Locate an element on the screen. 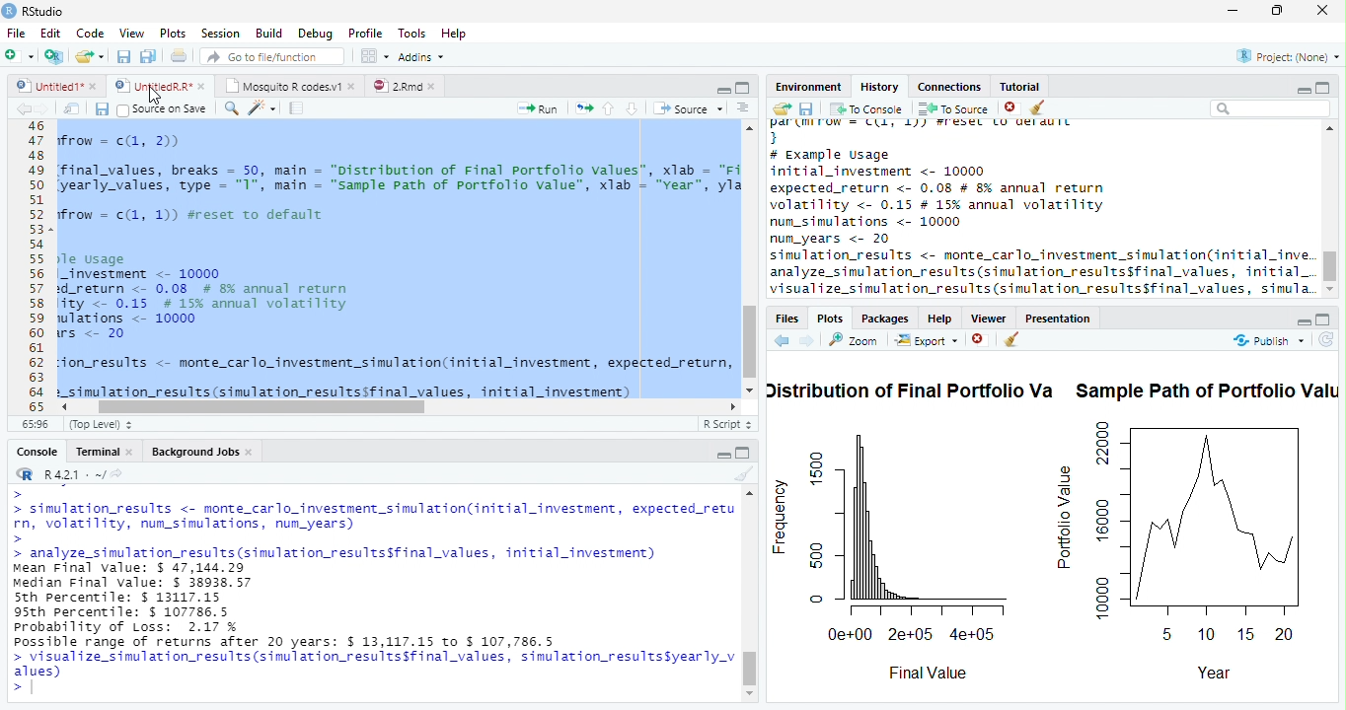 The image size is (1346, 710). Minimize is located at coordinates (1236, 12).